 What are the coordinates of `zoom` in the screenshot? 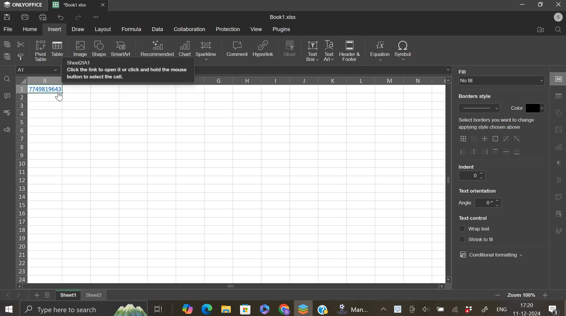 It's located at (530, 296).